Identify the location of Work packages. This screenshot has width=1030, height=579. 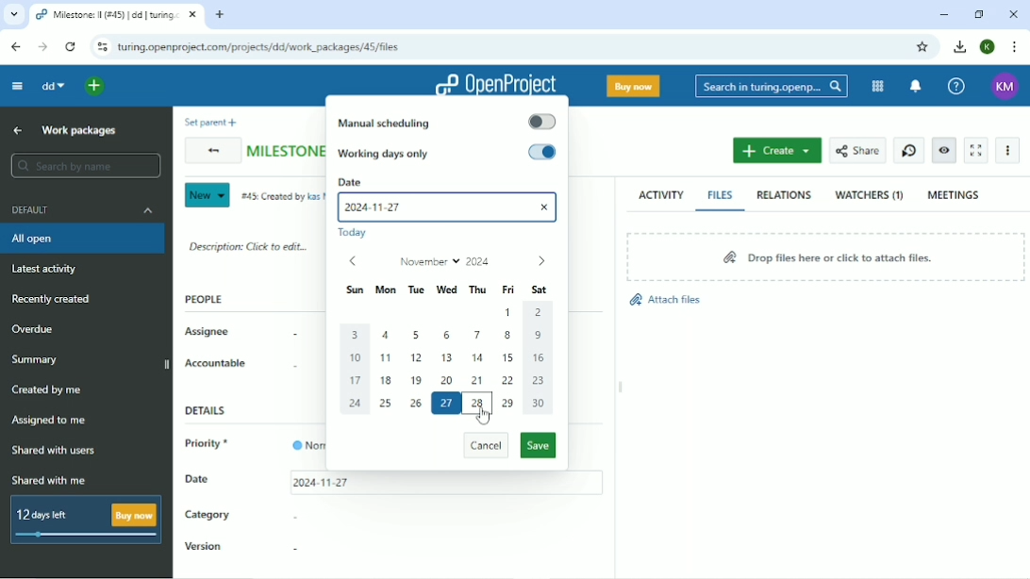
(79, 130).